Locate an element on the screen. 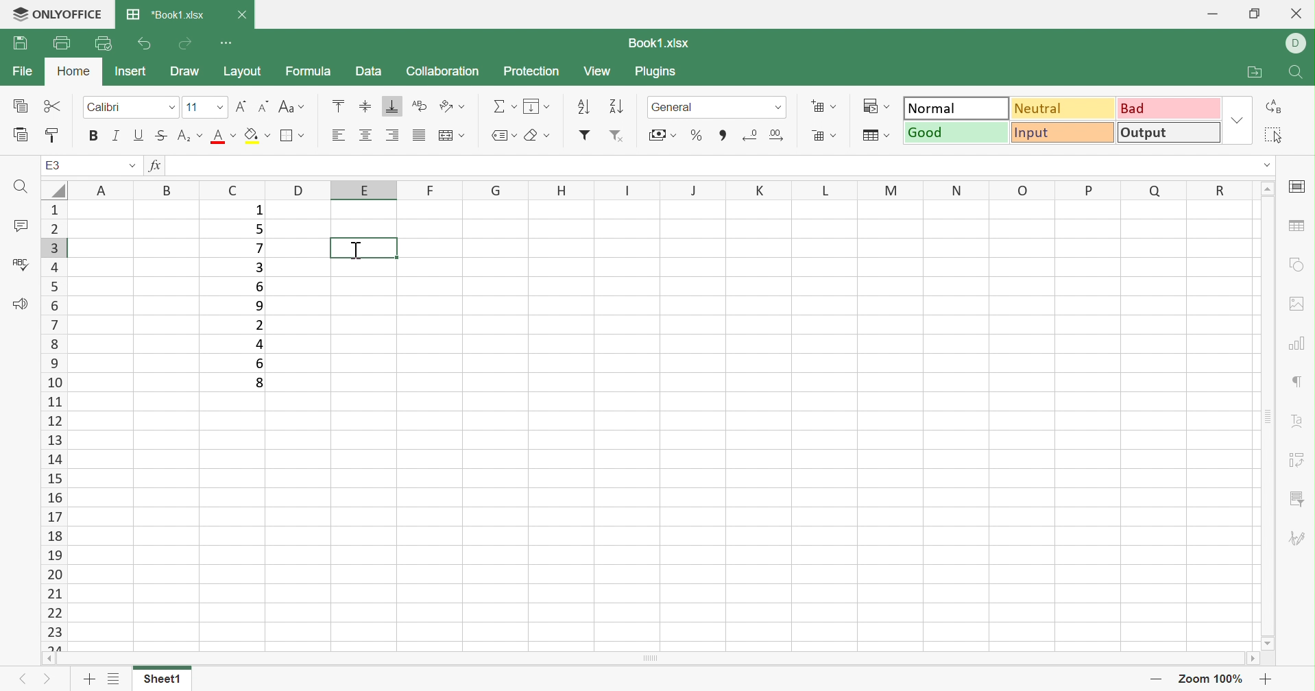  Borders is located at coordinates (291, 134).